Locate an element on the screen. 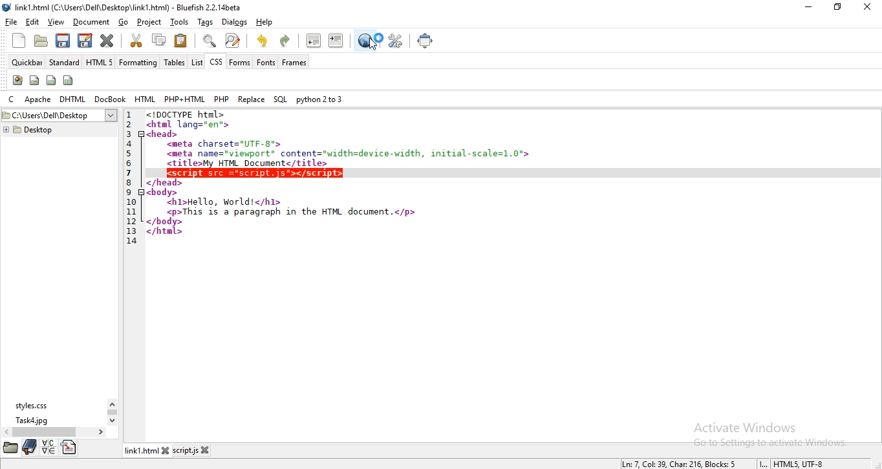  code is located at coordinates (305, 214).